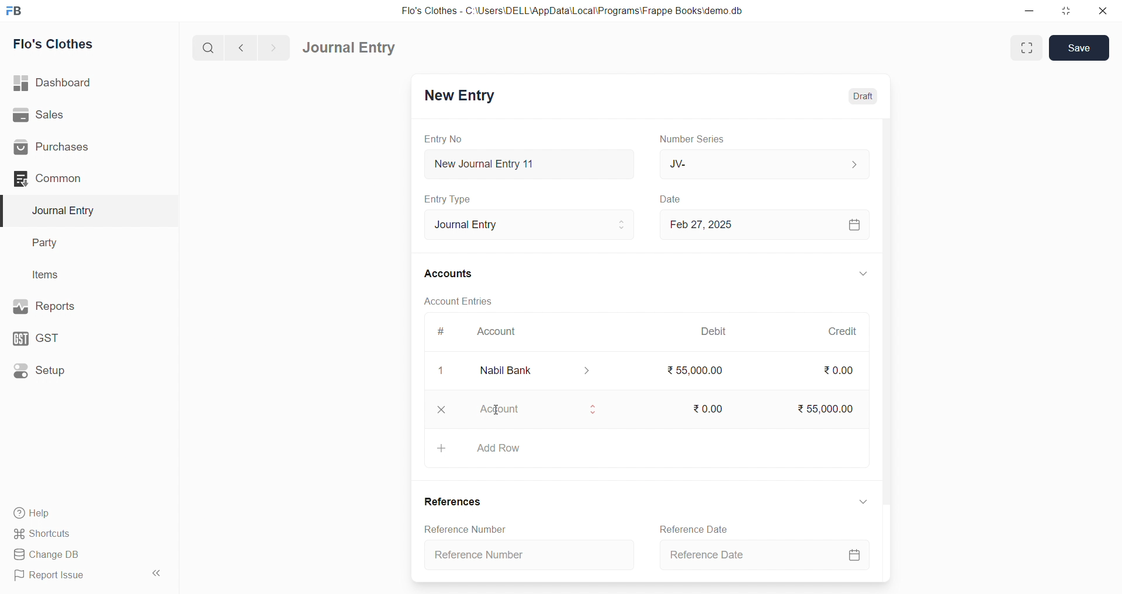 The height and width of the screenshot is (594, 1122). I want to click on GST, so click(64, 338).